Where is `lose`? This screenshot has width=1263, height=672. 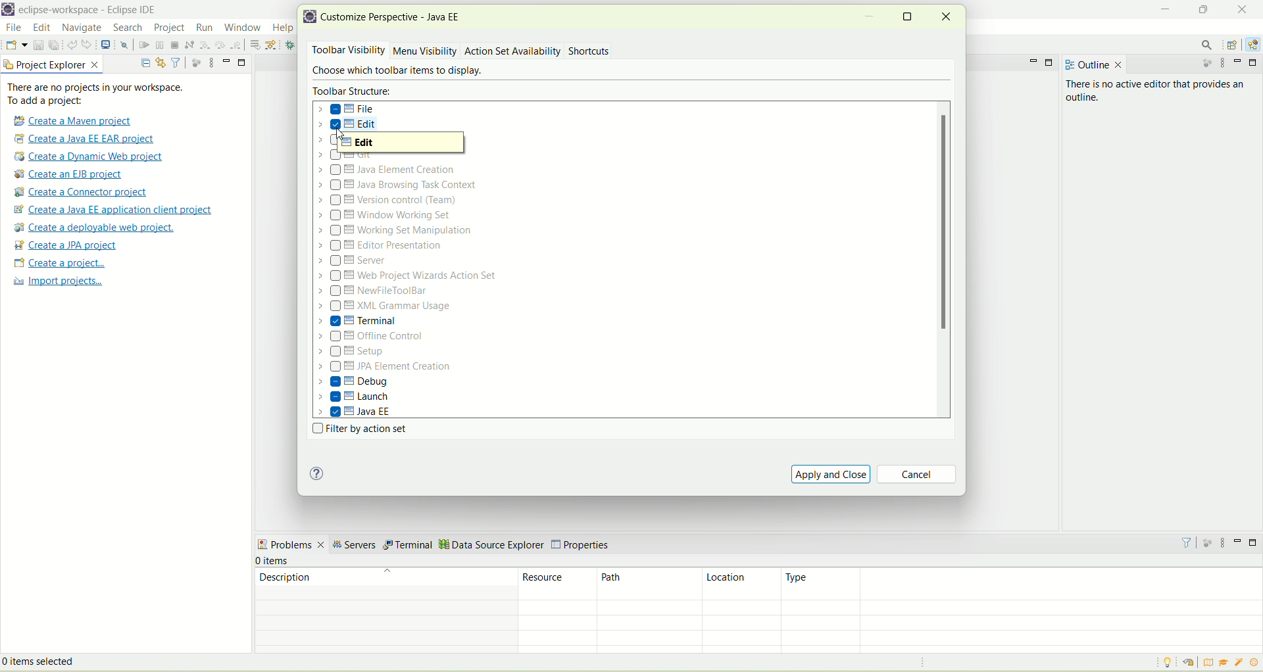
lose is located at coordinates (947, 16).